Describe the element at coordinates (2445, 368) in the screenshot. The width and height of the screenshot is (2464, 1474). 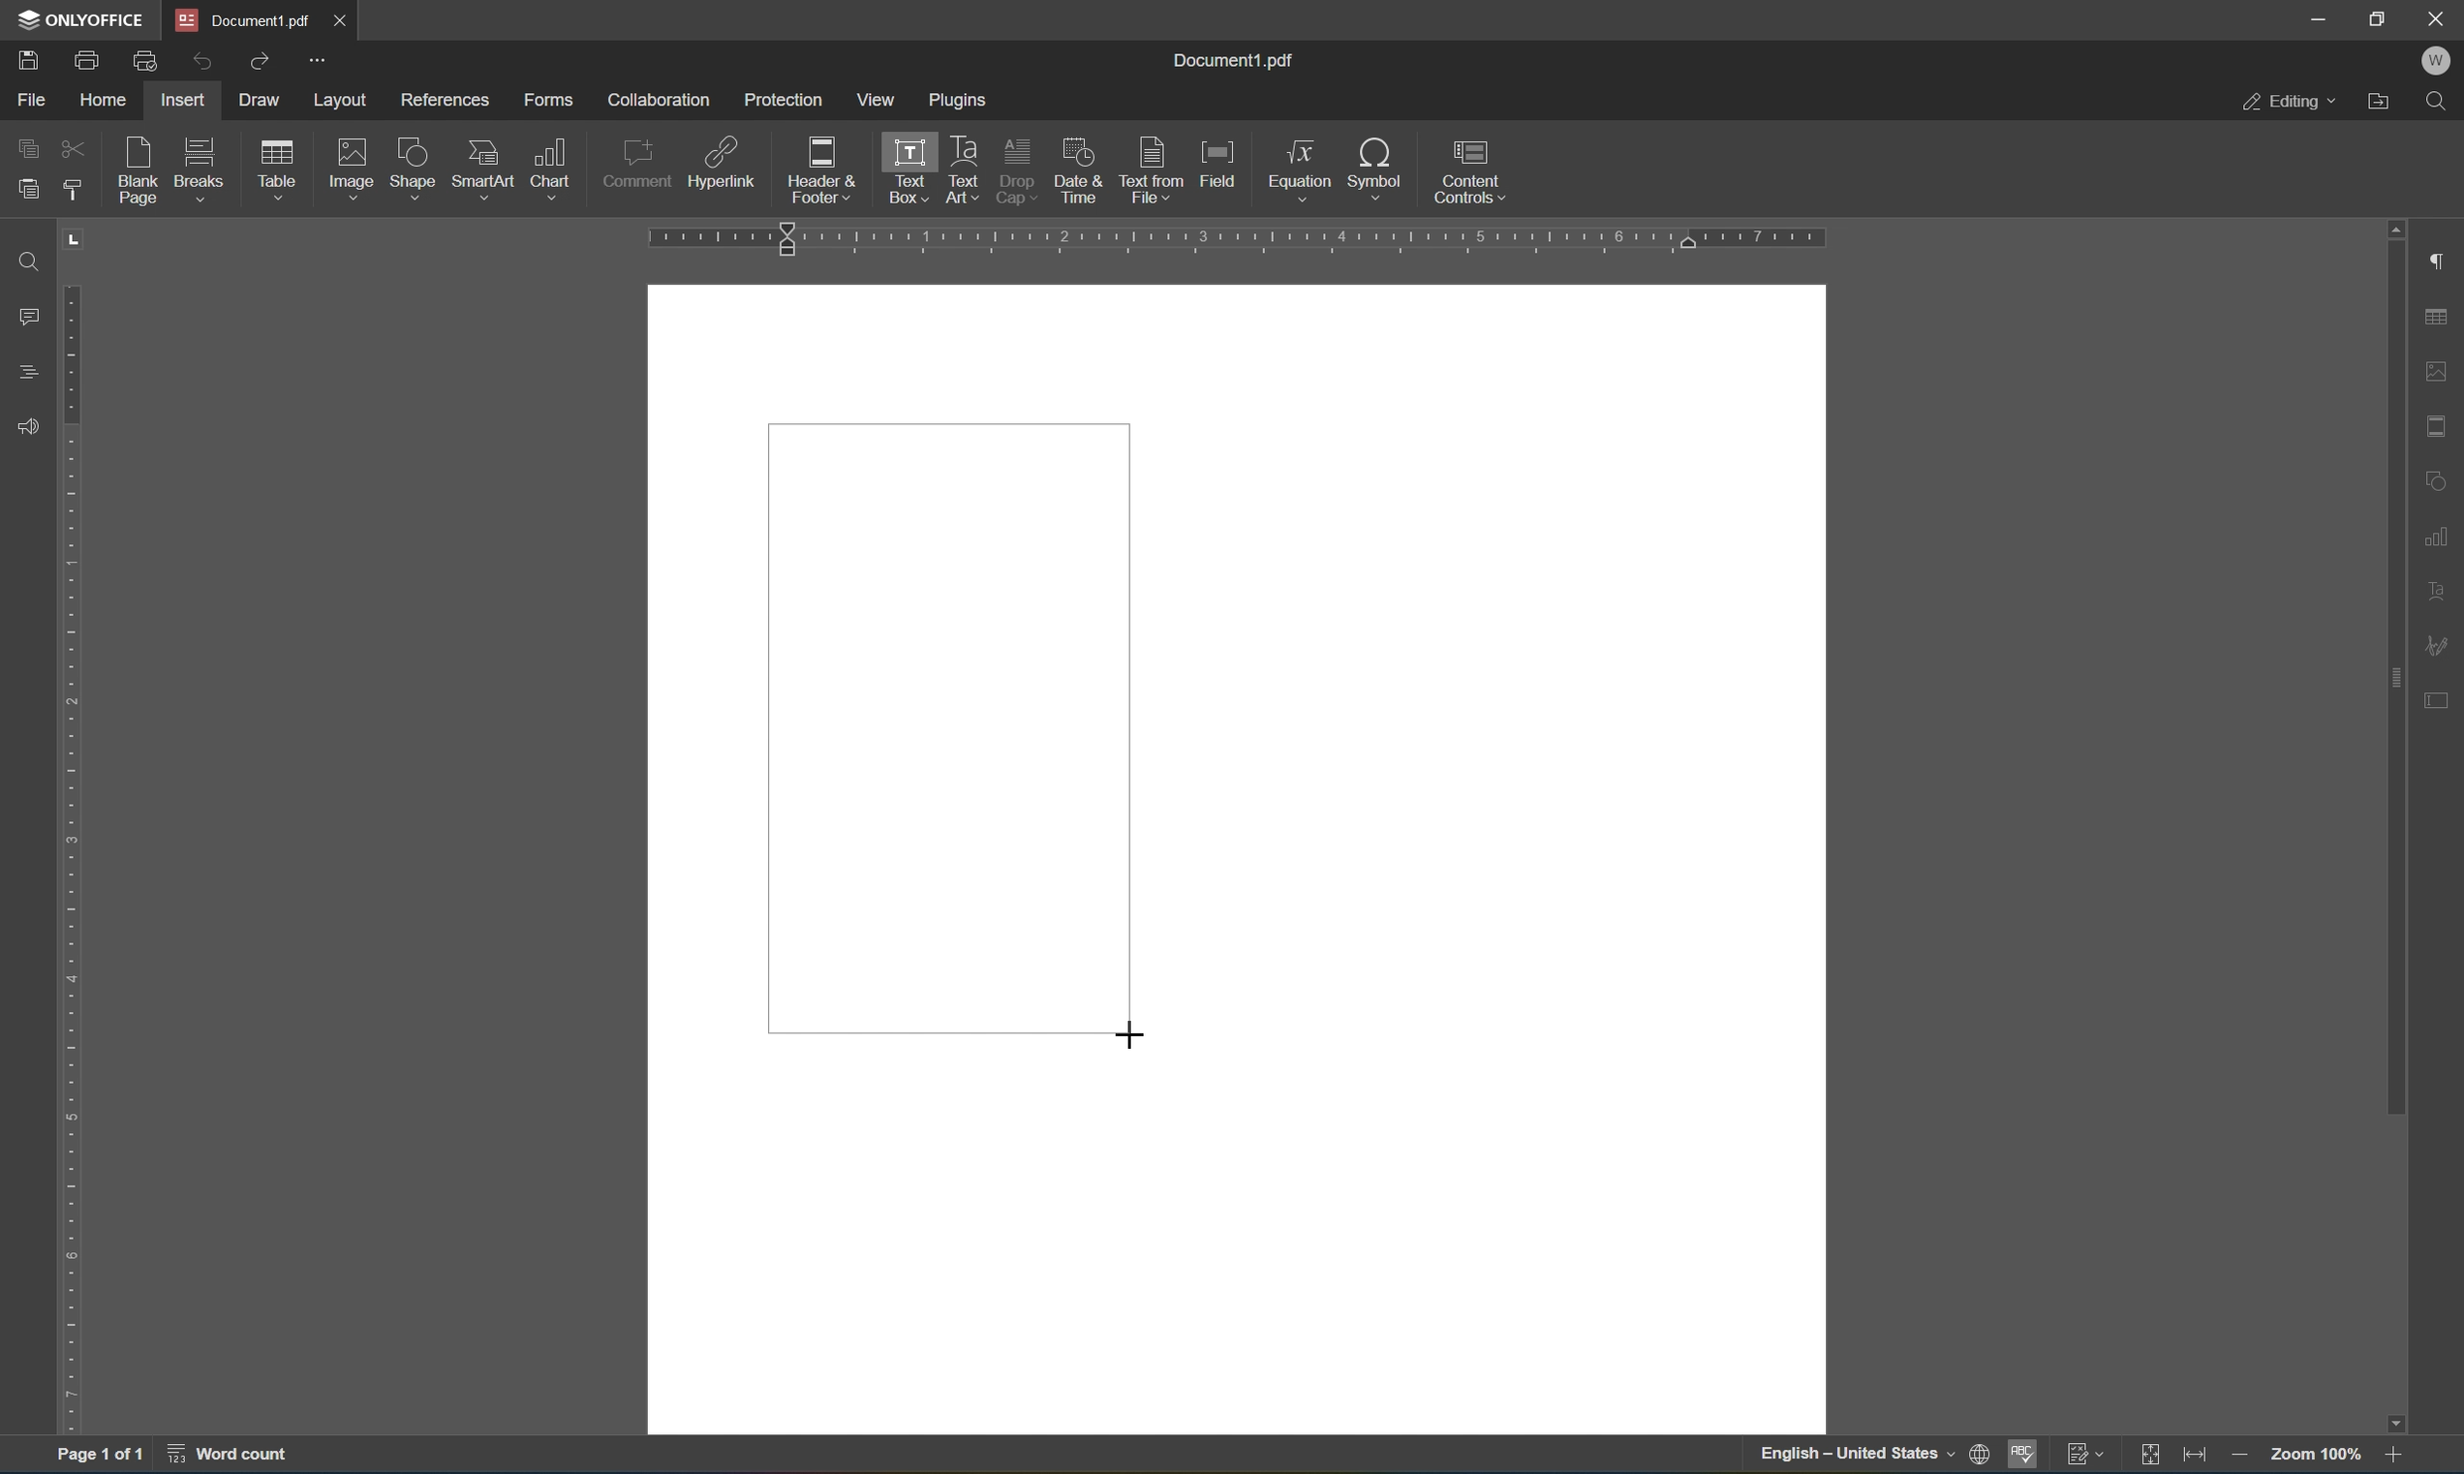
I see `Image settings` at that location.